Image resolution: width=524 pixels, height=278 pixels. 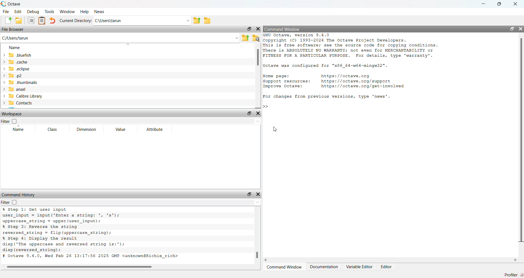 What do you see at coordinates (275, 128) in the screenshot?
I see `cursor` at bounding box center [275, 128].